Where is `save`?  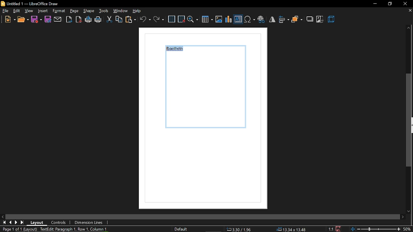
save is located at coordinates (340, 228).